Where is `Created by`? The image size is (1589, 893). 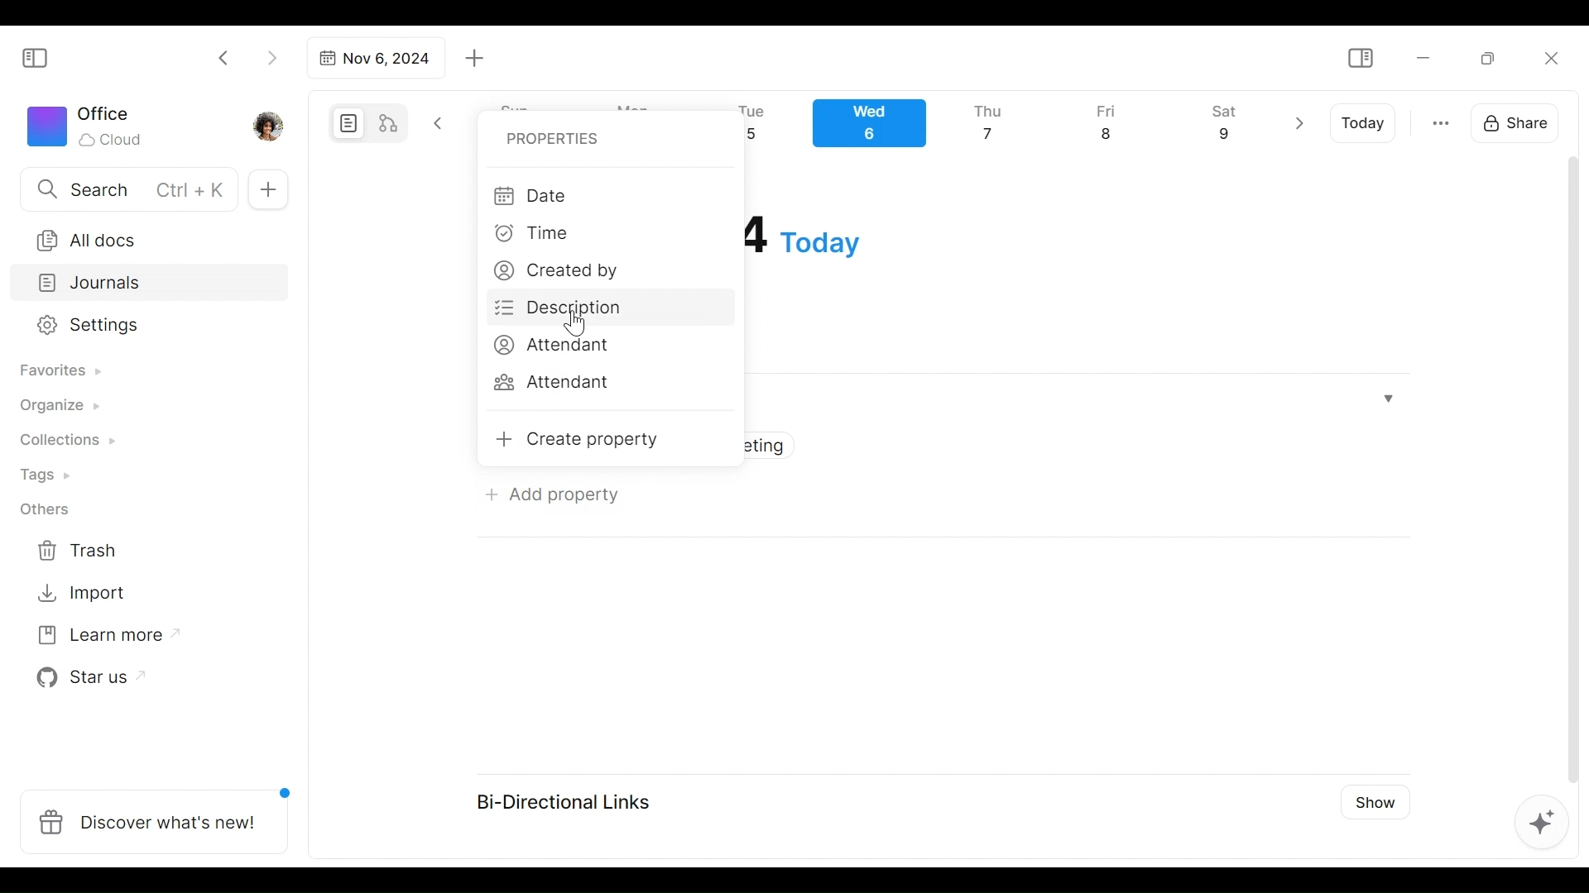 Created by is located at coordinates (562, 274).